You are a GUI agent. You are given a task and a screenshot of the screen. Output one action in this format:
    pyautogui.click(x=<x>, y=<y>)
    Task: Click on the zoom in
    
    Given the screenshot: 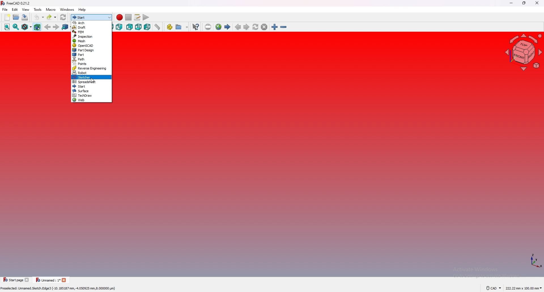 What is the action you would take?
    pyautogui.click(x=275, y=27)
    